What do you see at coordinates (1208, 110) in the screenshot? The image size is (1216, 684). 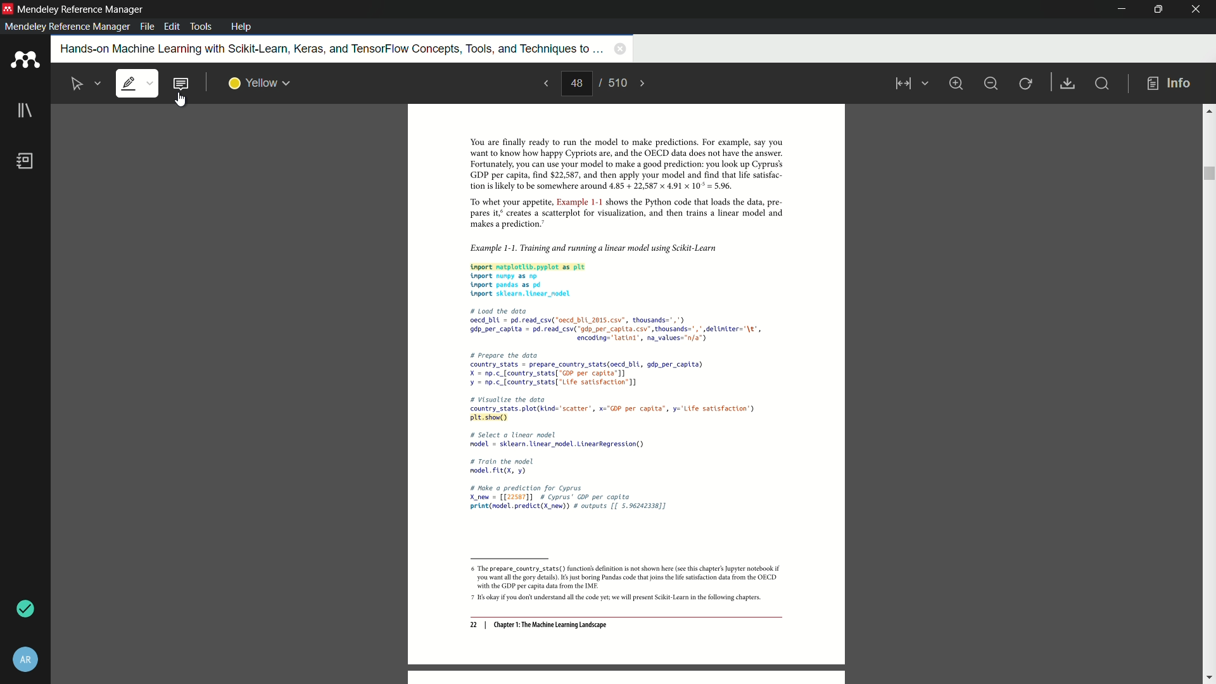 I see `scroll up` at bounding box center [1208, 110].